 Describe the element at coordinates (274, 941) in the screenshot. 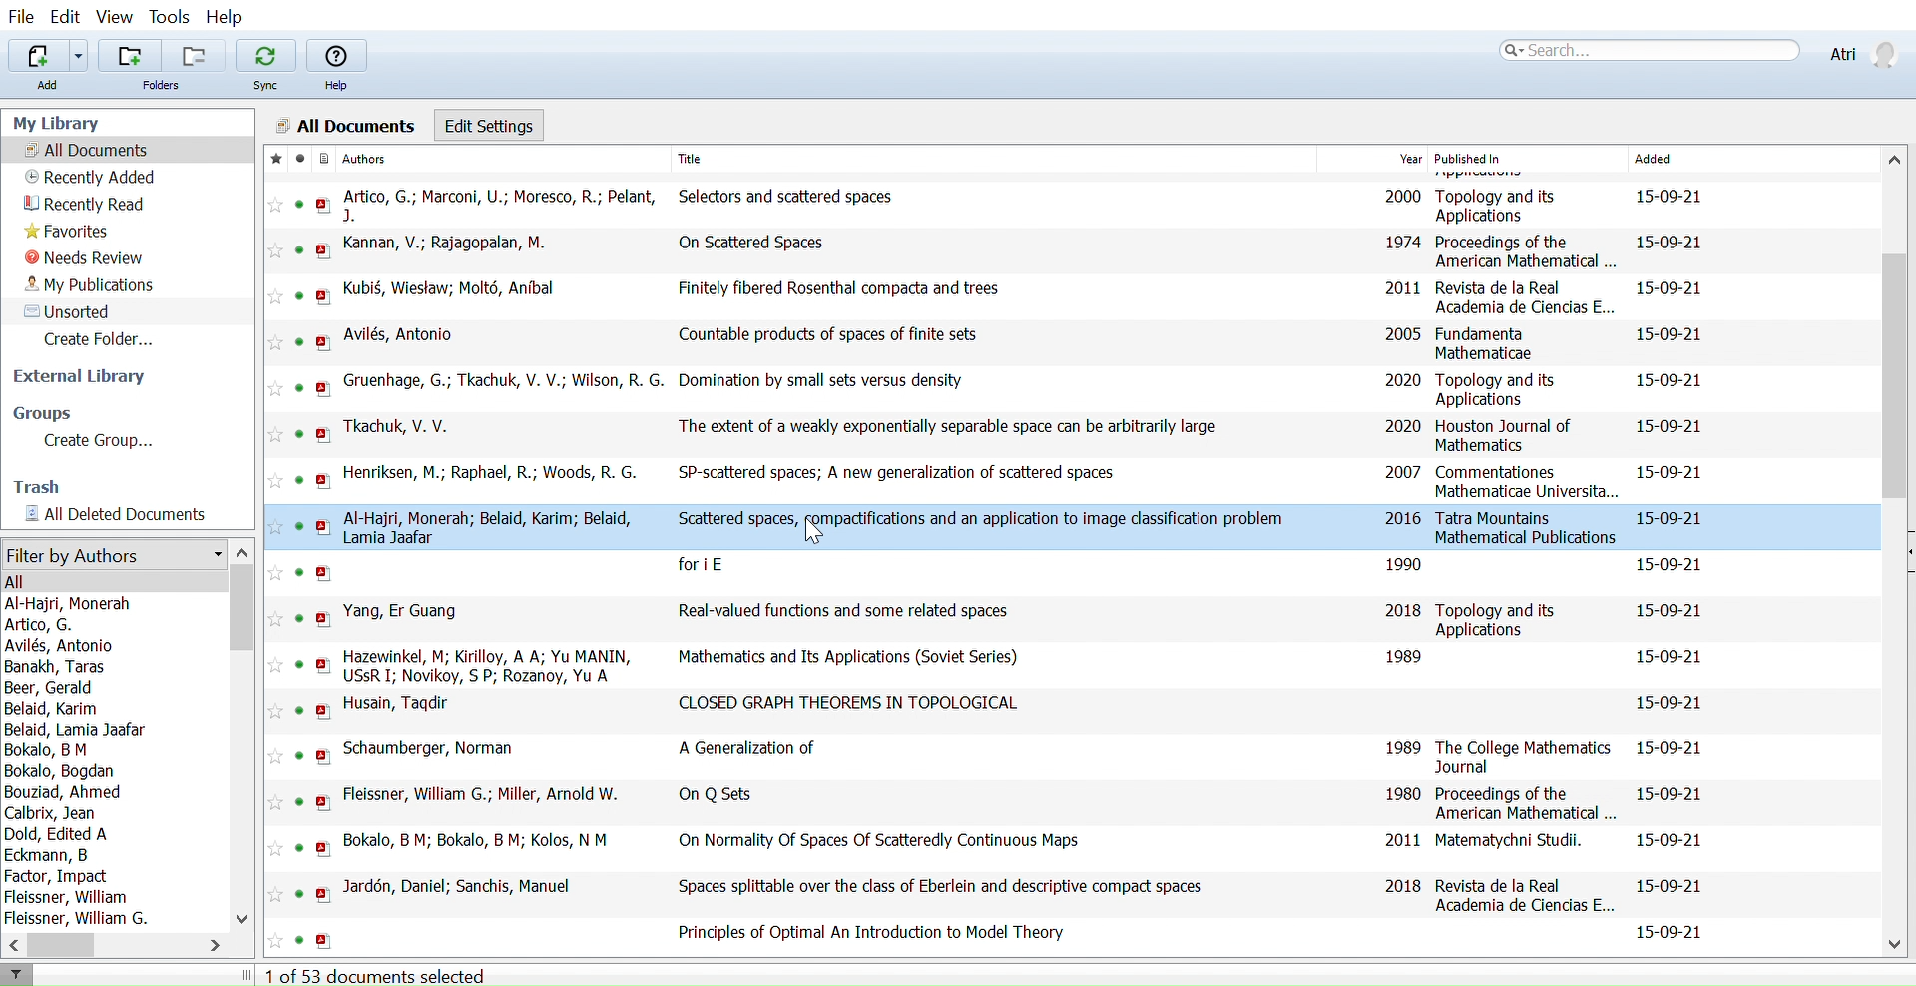

I see `Favourite` at that location.